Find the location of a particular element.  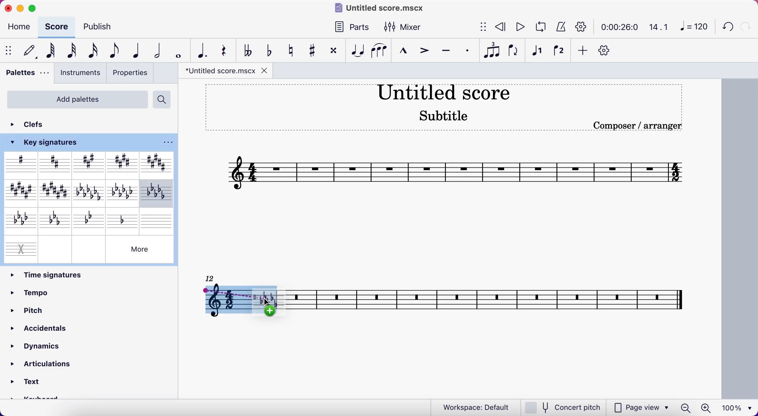

32nd note is located at coordinates (74, 49).